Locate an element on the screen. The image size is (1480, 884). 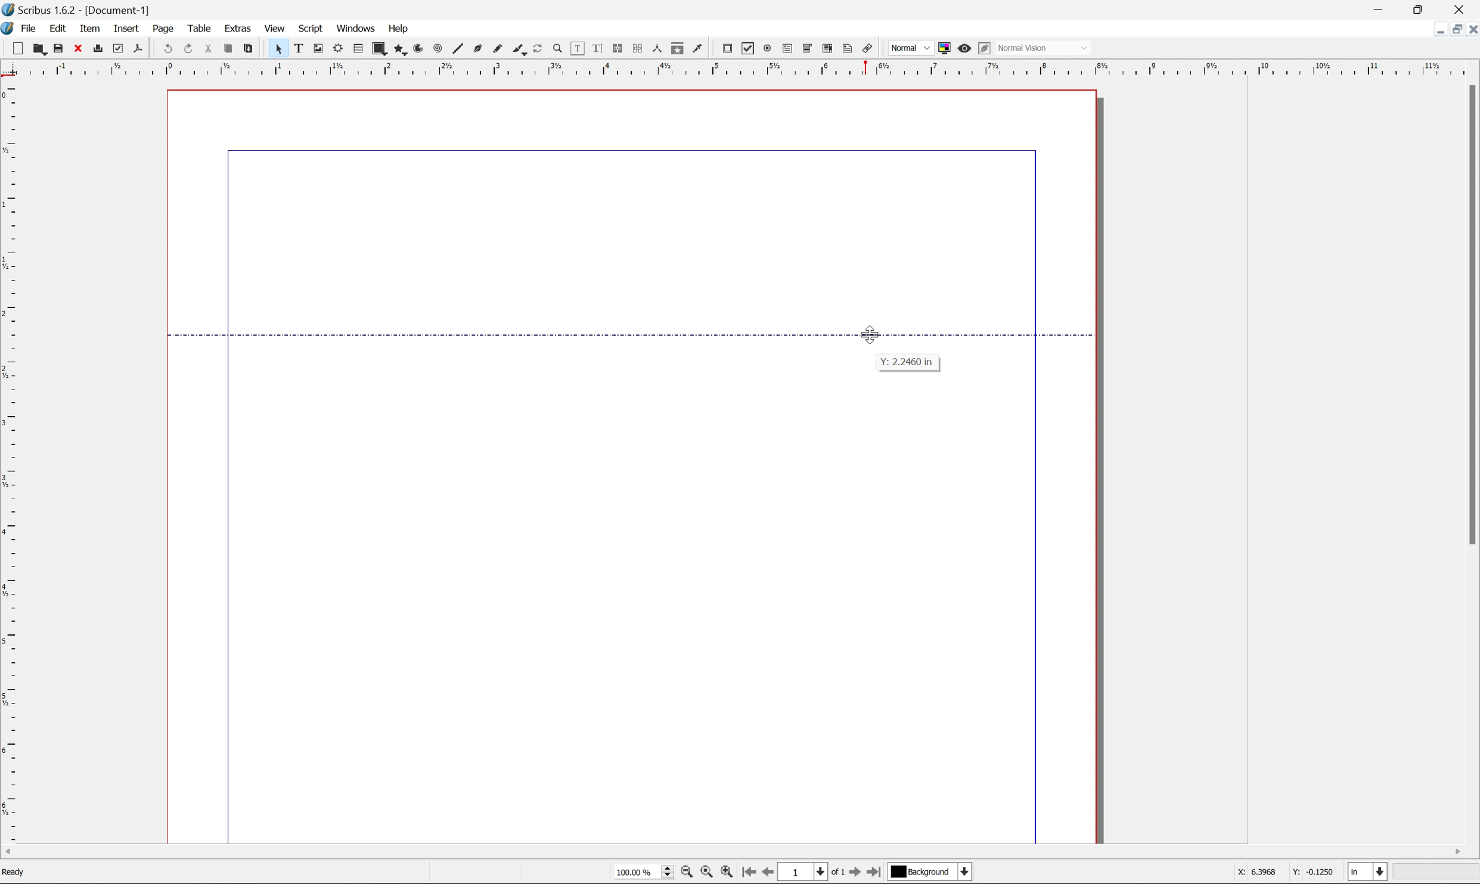
select current zoom level is located at coordinates (644, 874).